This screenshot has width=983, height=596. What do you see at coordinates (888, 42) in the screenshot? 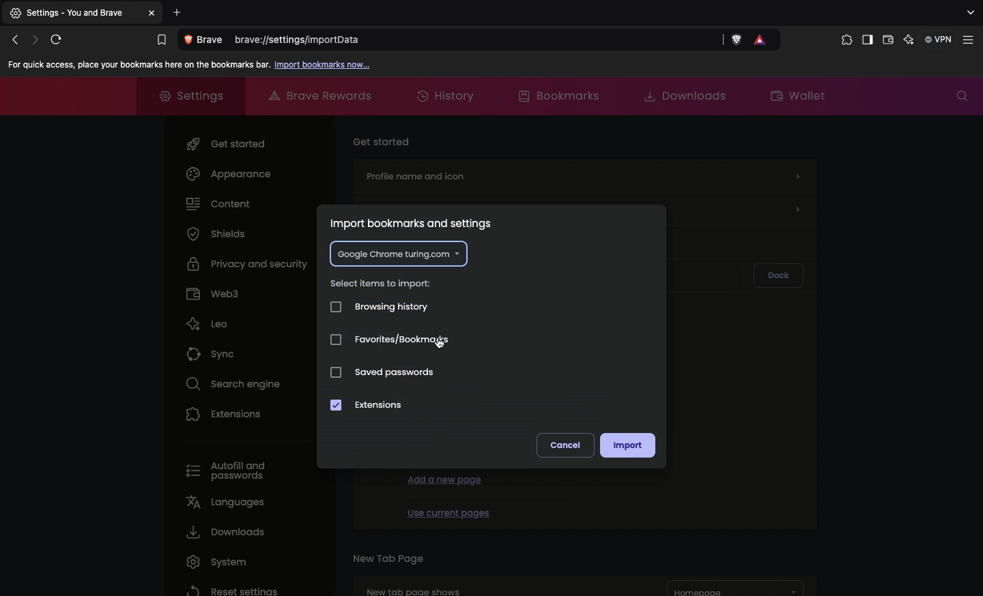
I see `Wallet` at bounding box center [888, 42].